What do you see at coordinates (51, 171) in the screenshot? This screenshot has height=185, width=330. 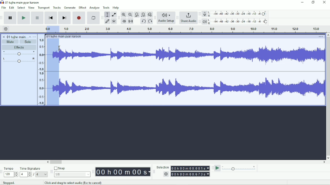 I see `Audacity snapping toolbar` at bounding box center [51, 171].